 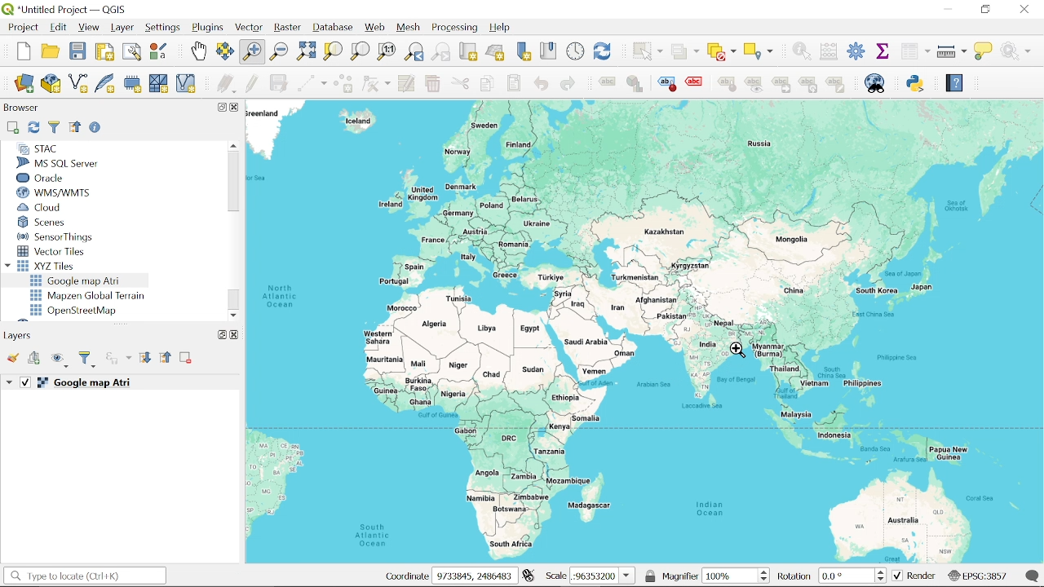 I want to click on Style manager, so click(x=159, y=51).